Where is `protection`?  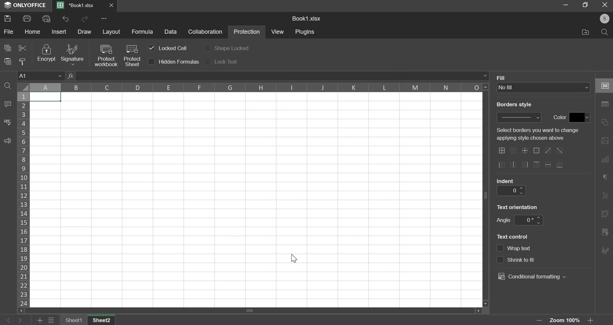 protection is located at coordinates (247, 32).